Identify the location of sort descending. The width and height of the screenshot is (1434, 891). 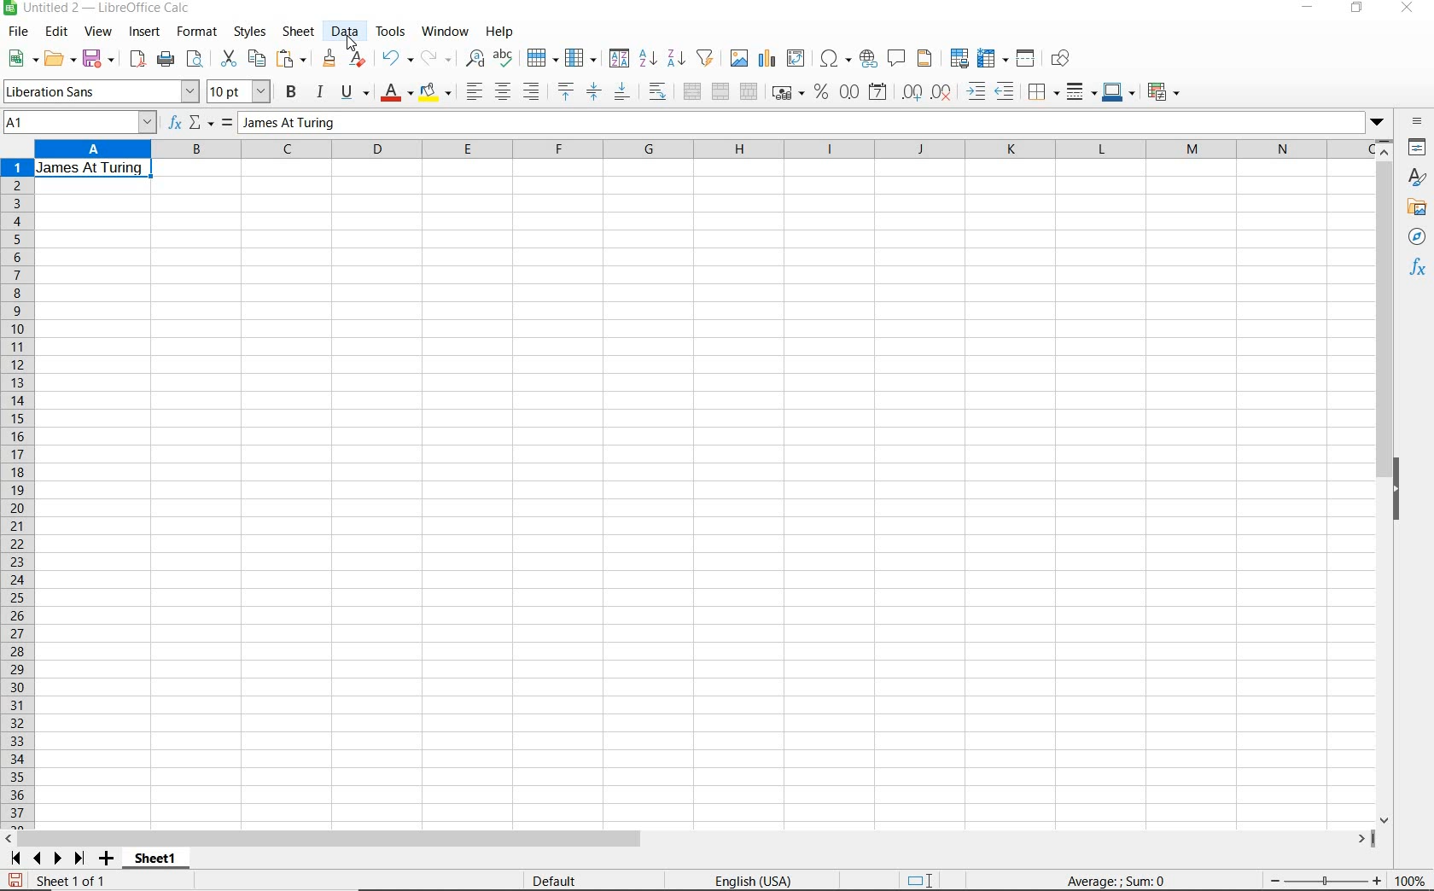
(676, 58).